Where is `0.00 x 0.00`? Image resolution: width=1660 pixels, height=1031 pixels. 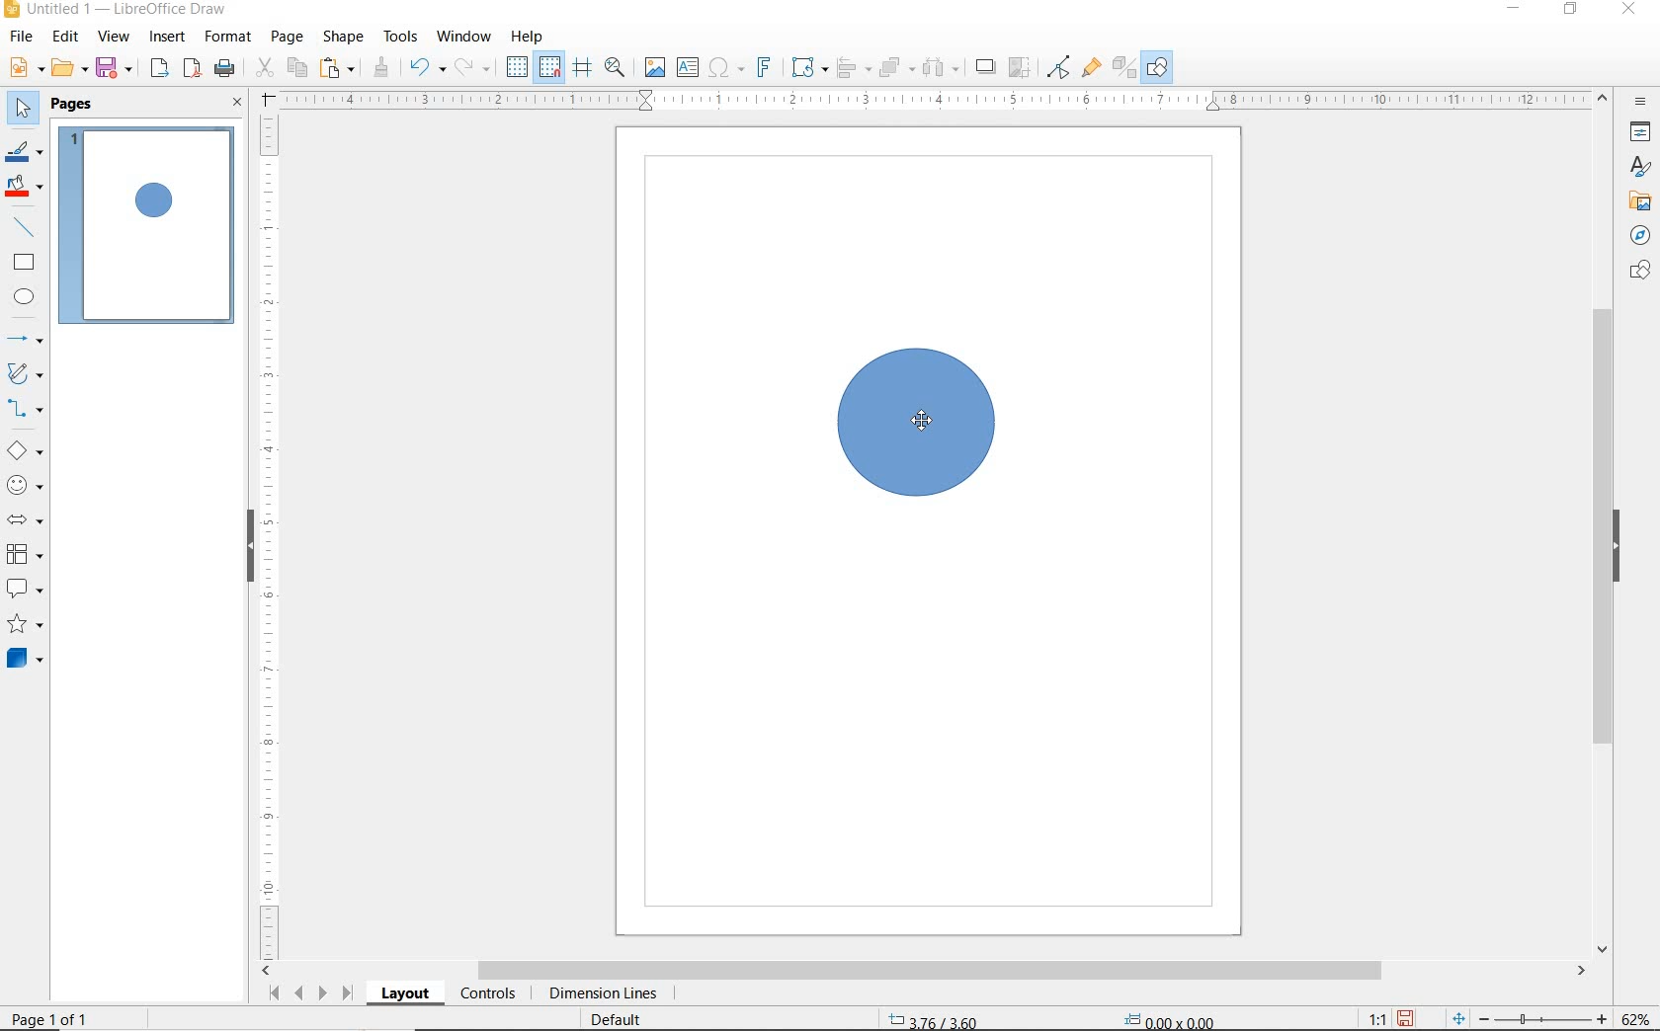 0.00 x 0.00 is located at coordinates (1186, 1020).